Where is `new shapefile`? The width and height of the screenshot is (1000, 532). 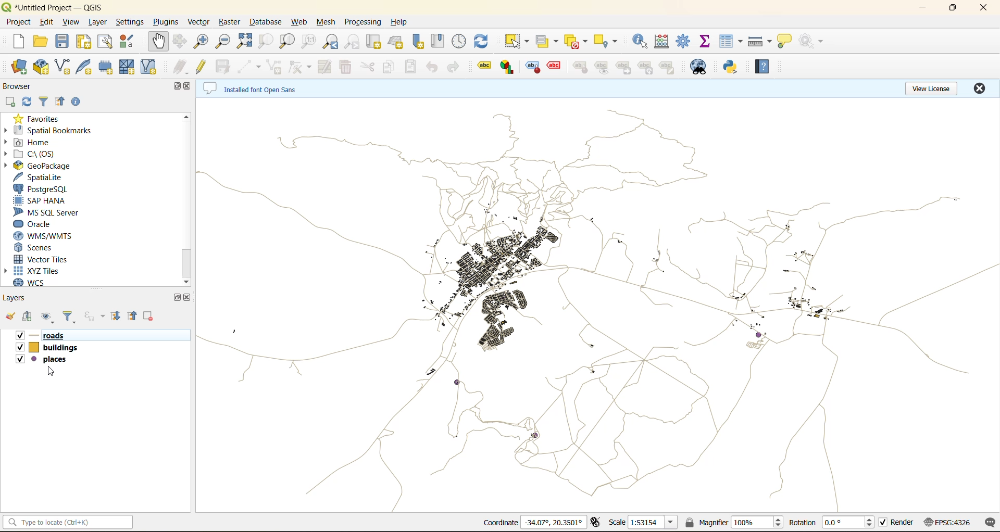 new shapefile is located at coordinates (65, 67).